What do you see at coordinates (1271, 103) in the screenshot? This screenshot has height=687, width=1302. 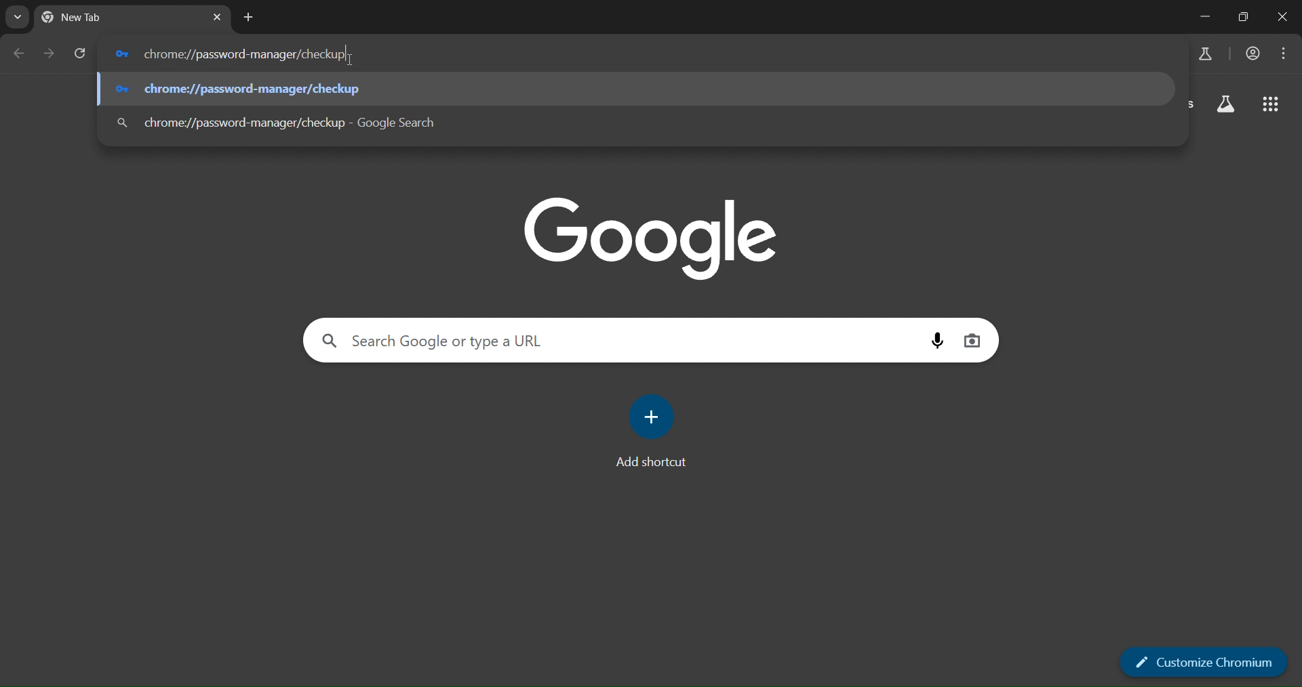 I see `google apps` at bounding box center [1271, 103].